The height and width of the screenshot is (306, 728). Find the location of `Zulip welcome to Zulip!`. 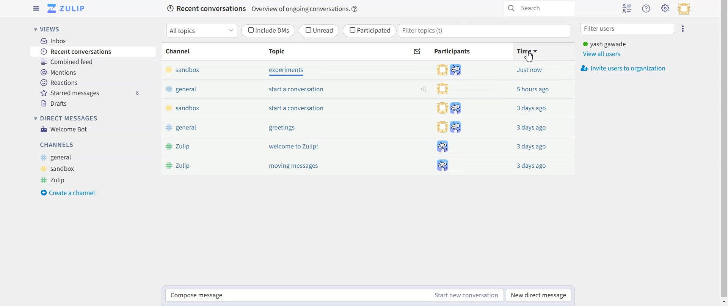

Zulip welcome to Zulip! is located at coordinates (267, 147).